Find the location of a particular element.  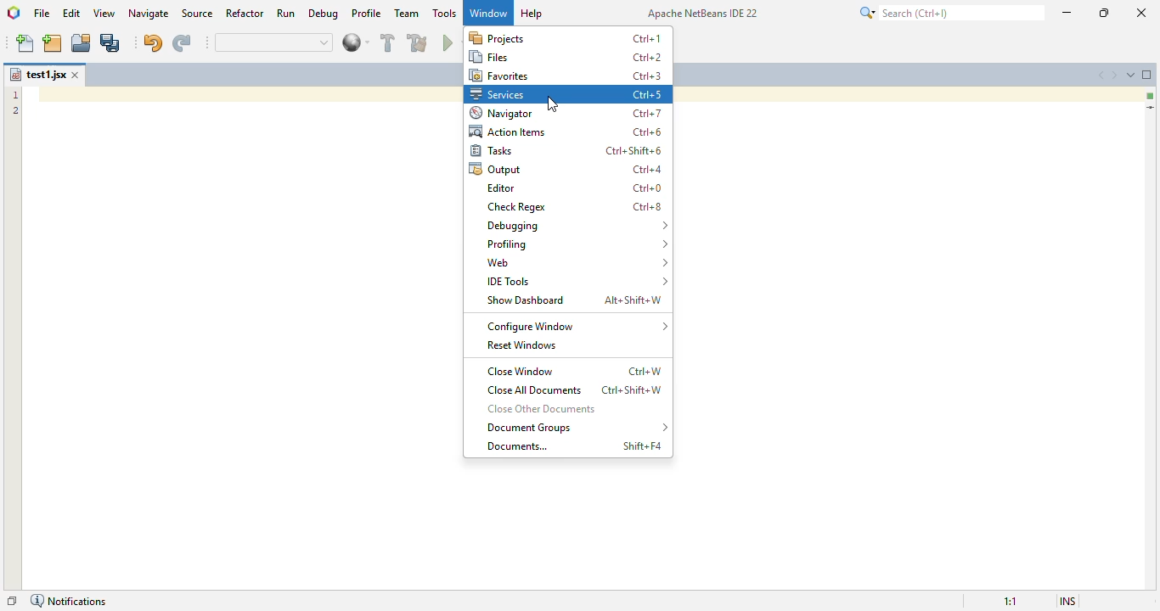

services is located at coordinates (498, 94).